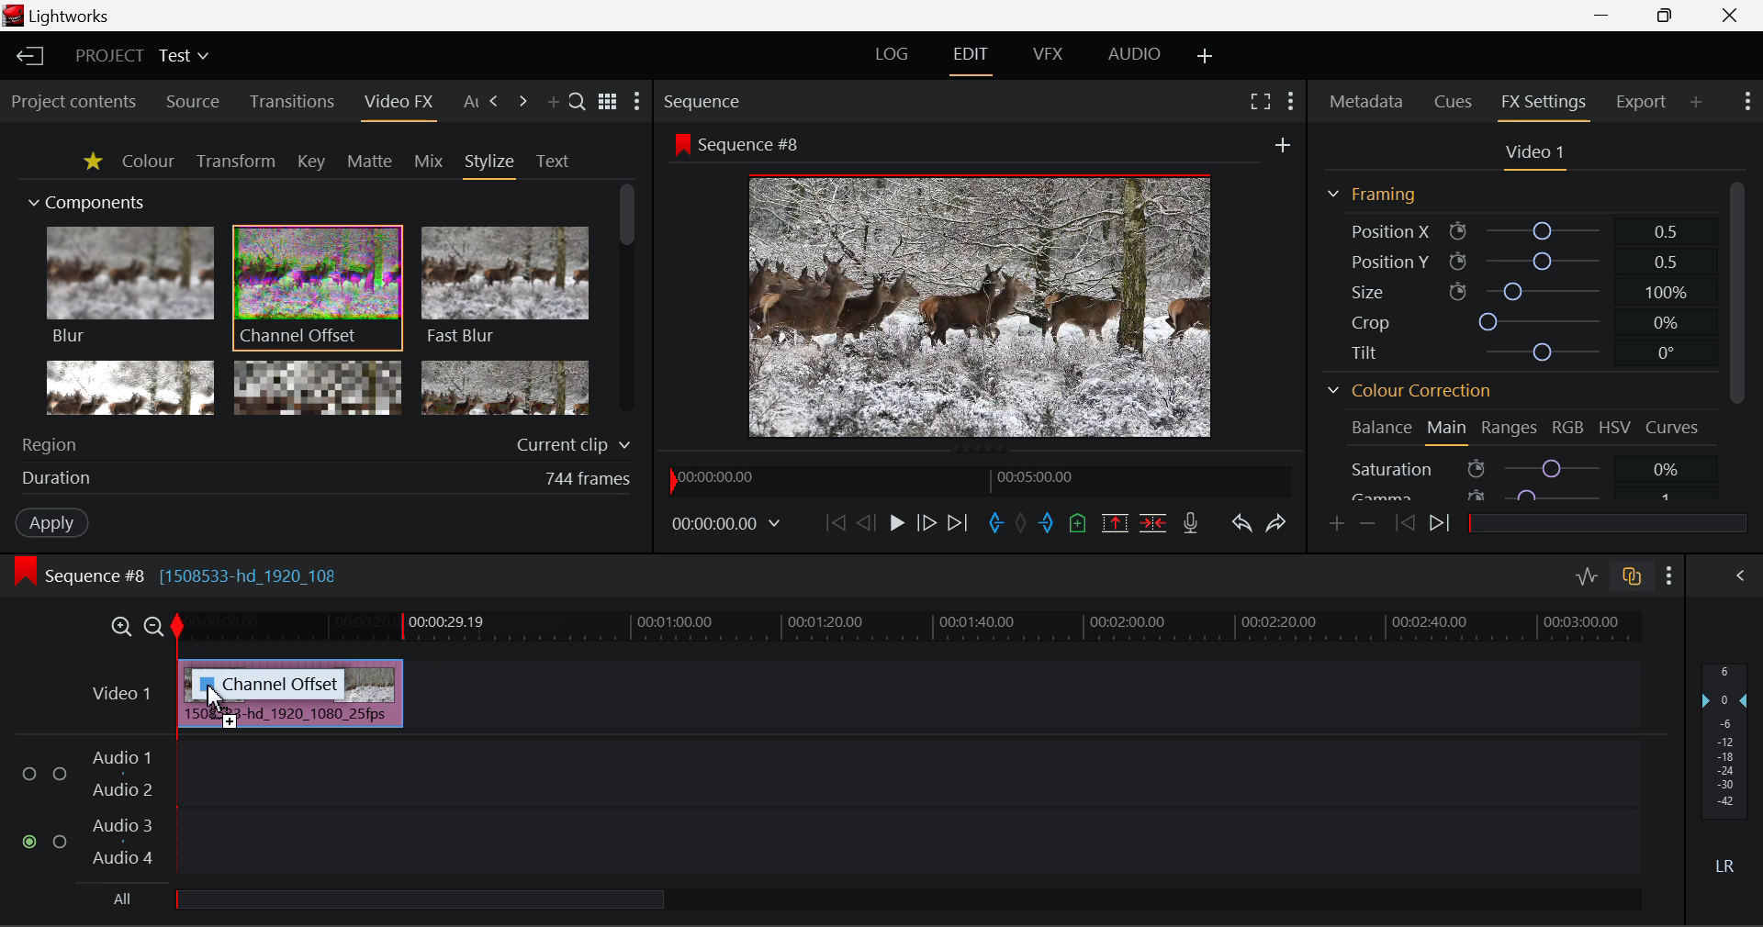  I want to click on Add Panel, so click(1695, 103).